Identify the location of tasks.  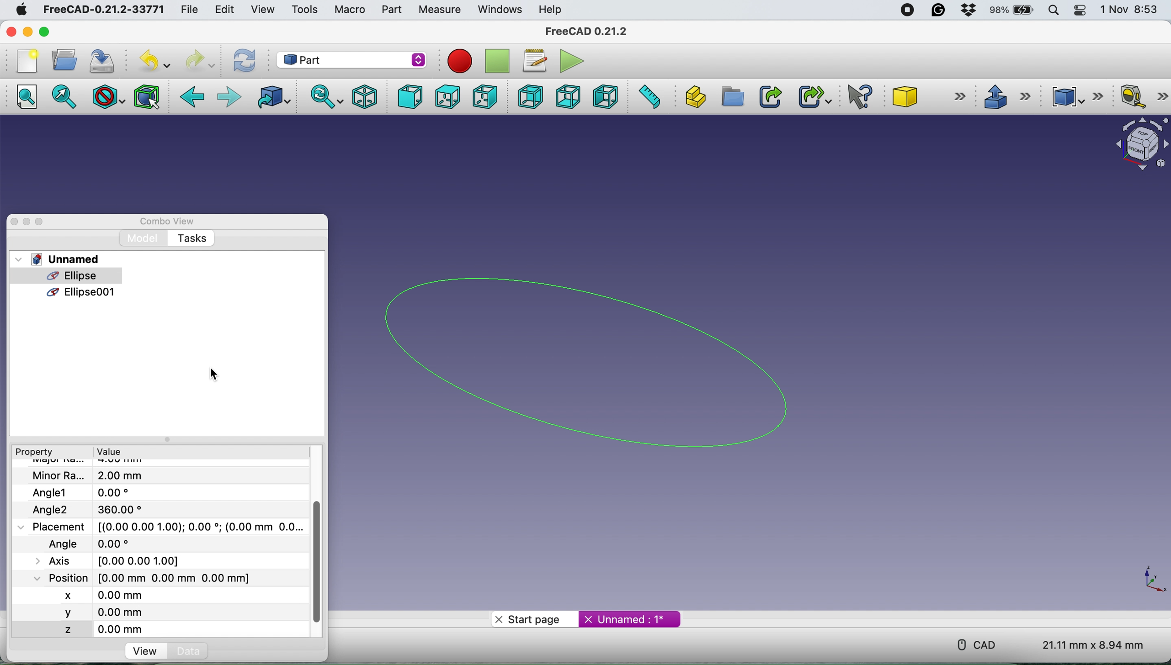
(191, 238).